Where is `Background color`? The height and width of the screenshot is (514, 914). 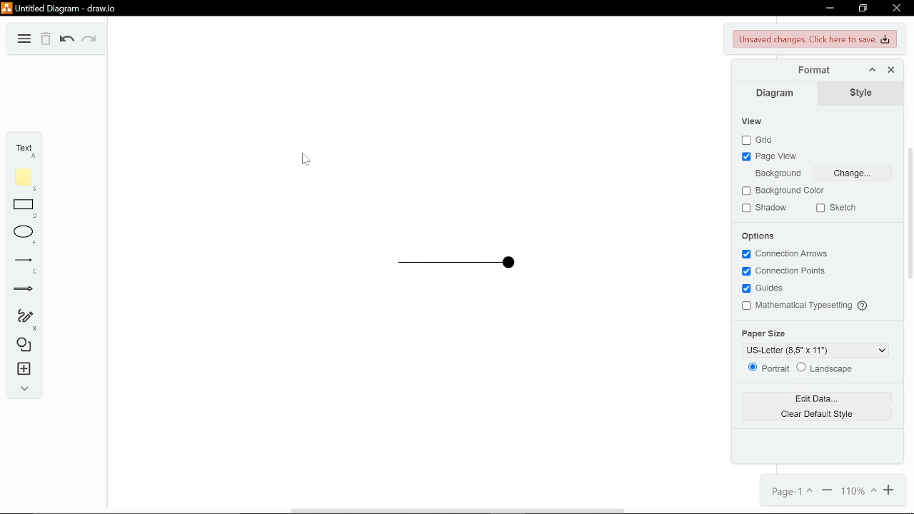
Background color is located at coordinates (788, 191).